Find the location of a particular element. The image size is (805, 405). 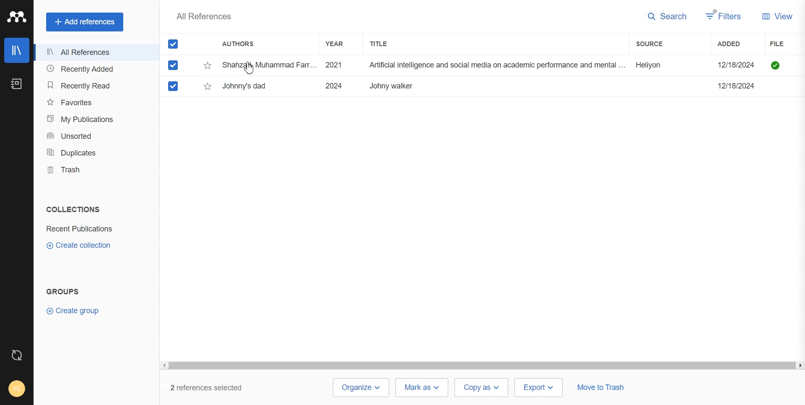

Add references is located at coordinates (85, 22).